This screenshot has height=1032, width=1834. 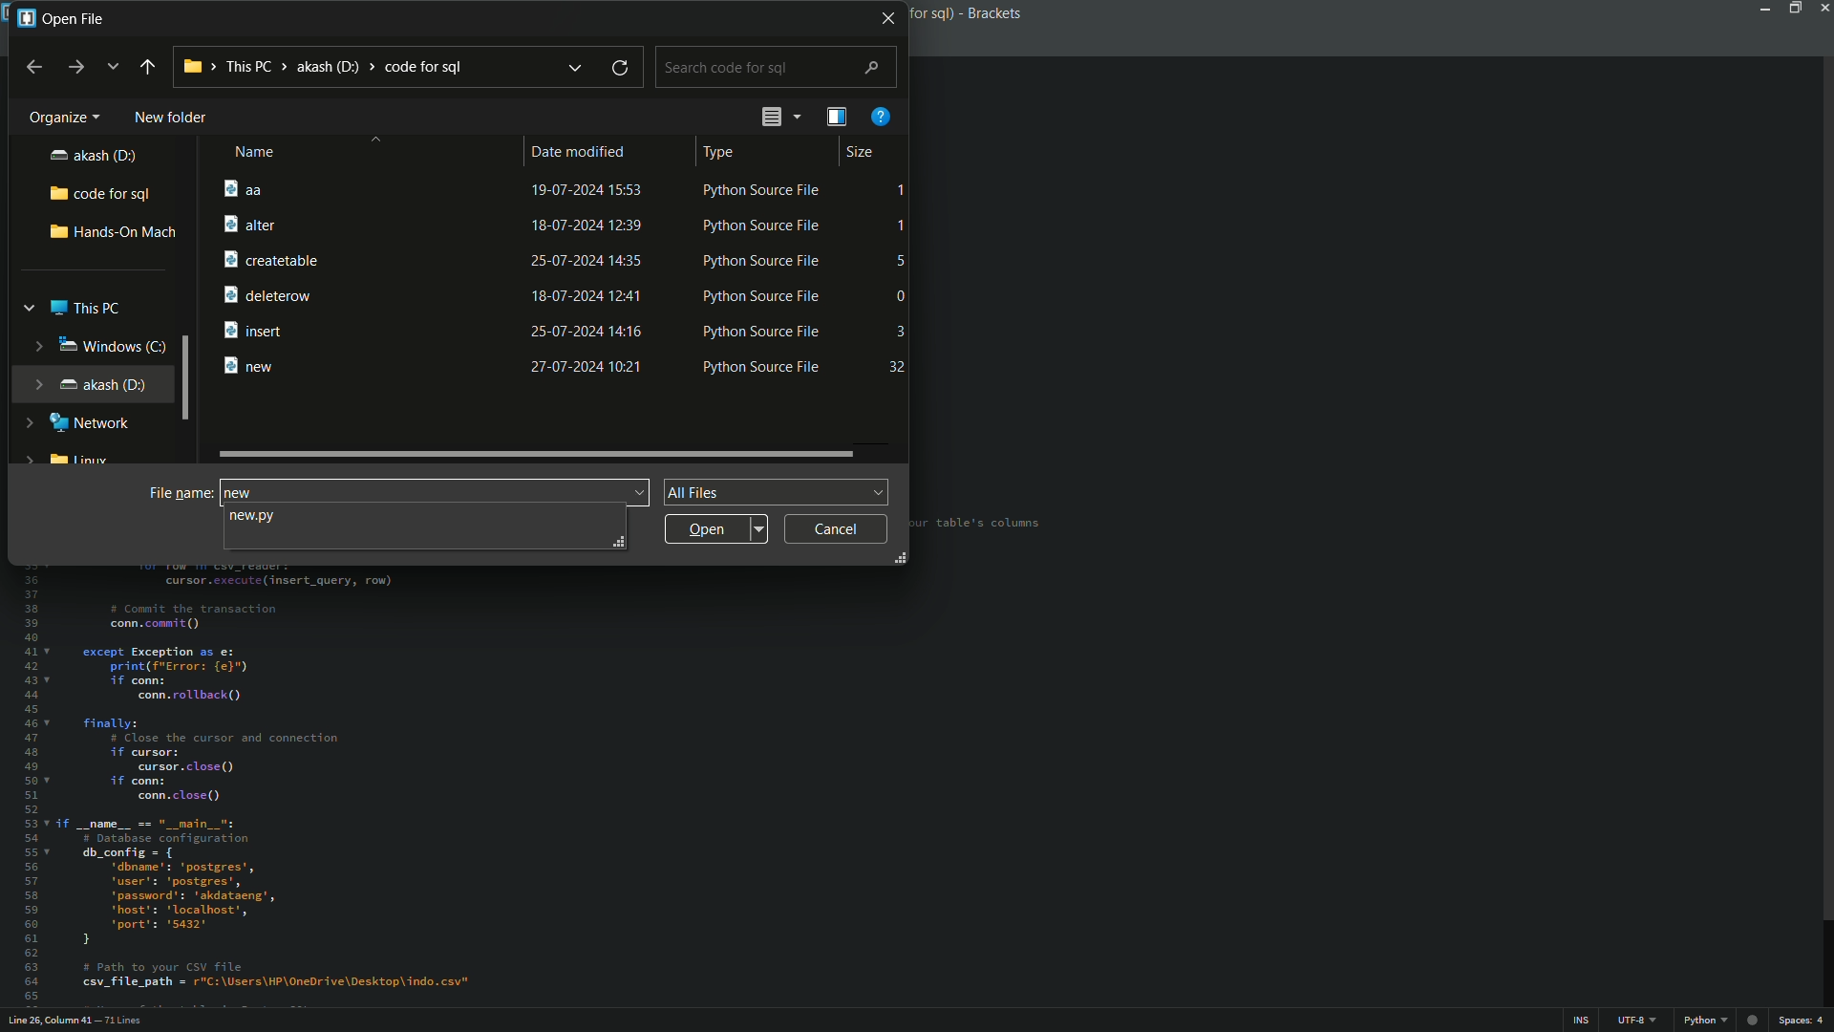 What do you see at coordinates (836, 528) in the screenshot?
I see `cancel` at bounding box center [836, 528].